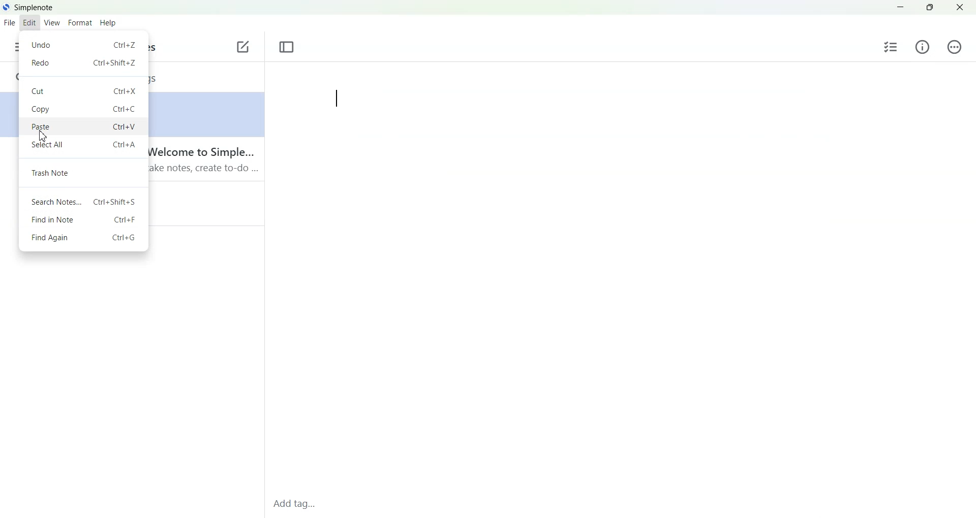 Image resolution: width=976 pixels, height=518 pixels. Describe the element at coordinates (84, 202) in the screenshot. I see `Search Notes... Ctrl + Shift + S` at that location.